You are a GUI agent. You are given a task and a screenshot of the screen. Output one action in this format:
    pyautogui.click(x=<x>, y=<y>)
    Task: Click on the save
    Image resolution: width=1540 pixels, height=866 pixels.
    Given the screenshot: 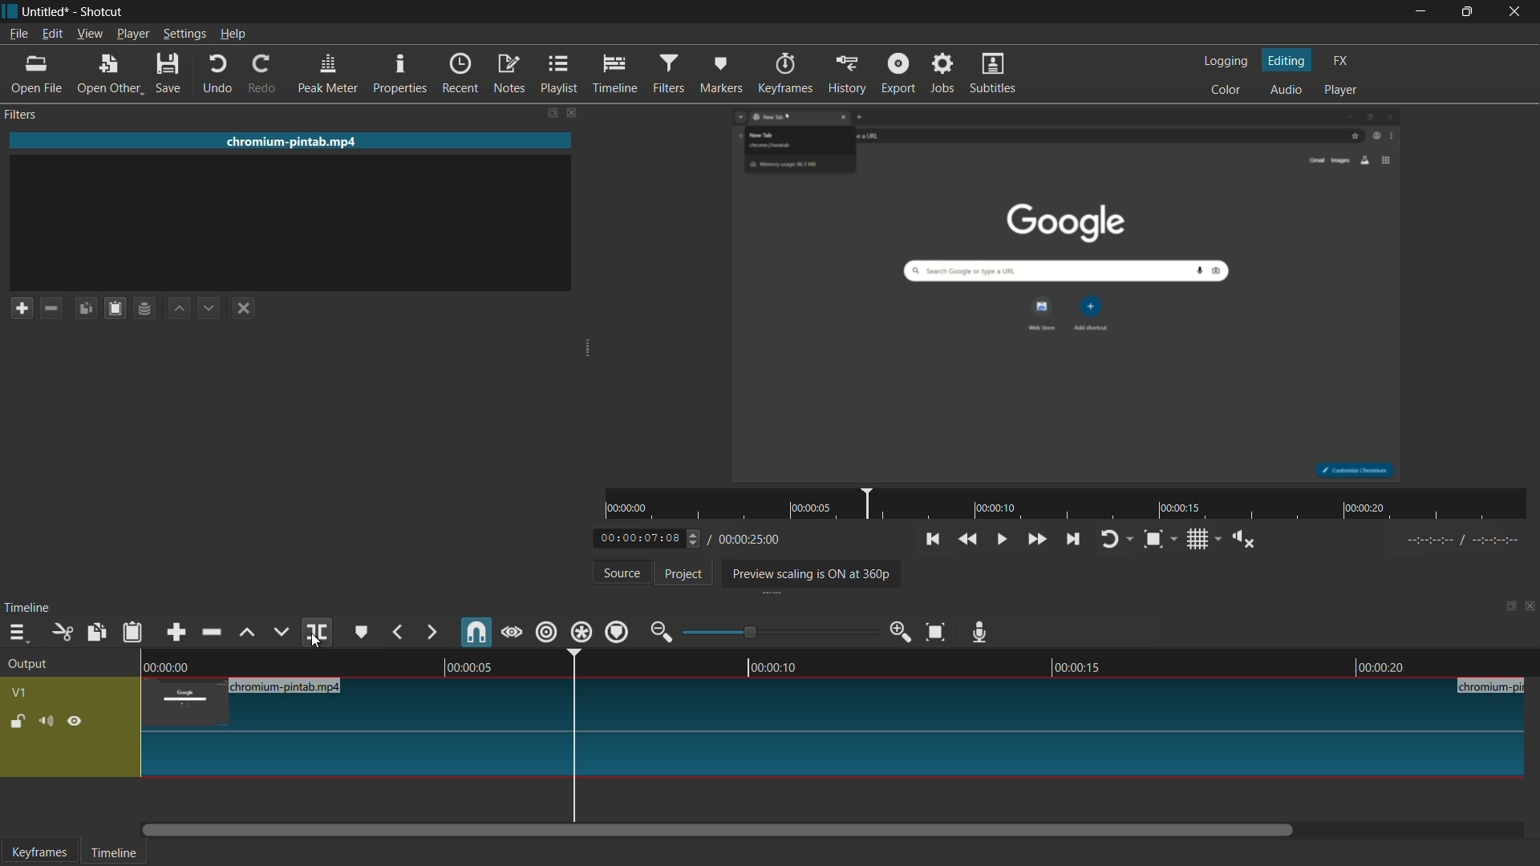 What is the action you would take?
    pyautogui.click(x=169, y=73)
    